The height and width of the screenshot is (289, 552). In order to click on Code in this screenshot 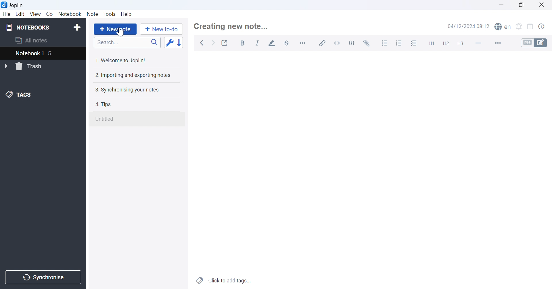, I will do `click(352, 43)`.